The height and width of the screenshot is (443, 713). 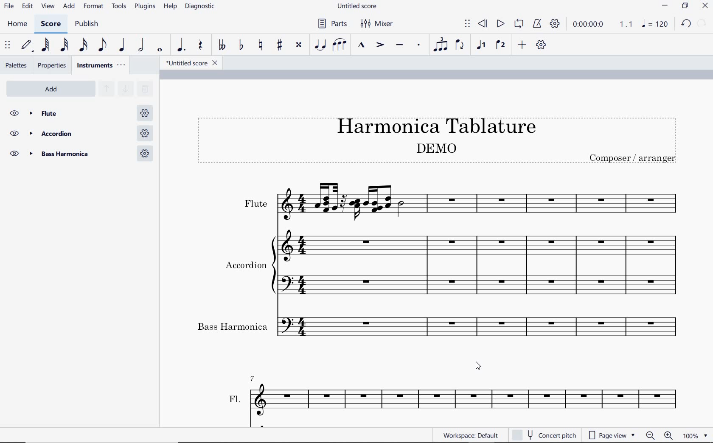 I want to click on CLOSE, so click(x=705, y=6).